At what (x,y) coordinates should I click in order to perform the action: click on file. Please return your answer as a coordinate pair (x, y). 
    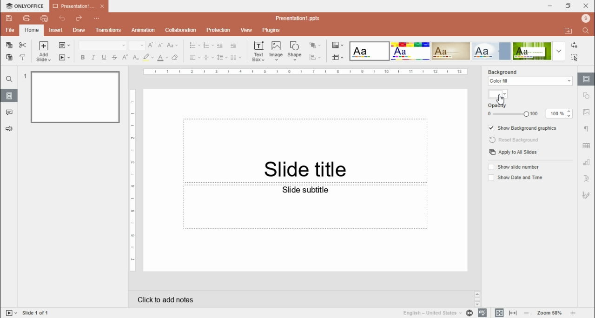
    Looking at the image, I should click on (10, 30).